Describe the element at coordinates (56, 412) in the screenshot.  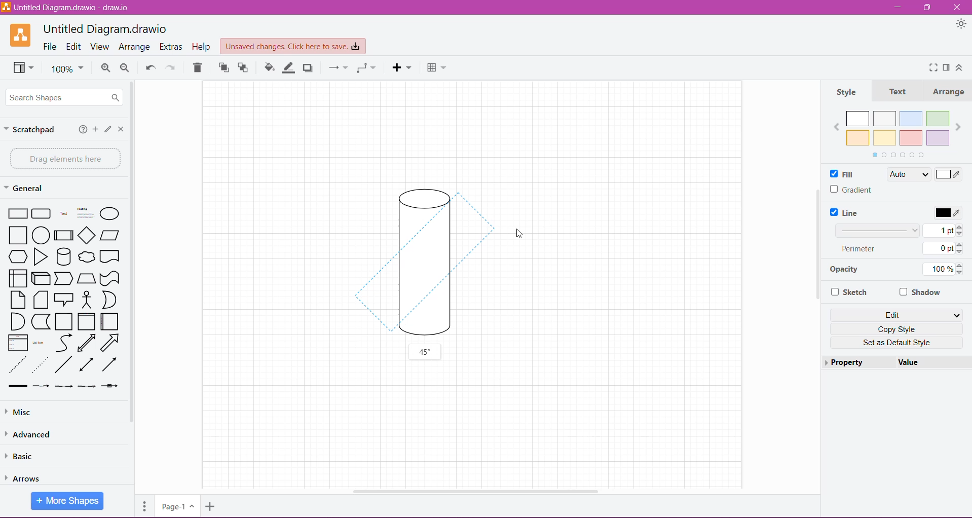
I see `Misc` at that location.